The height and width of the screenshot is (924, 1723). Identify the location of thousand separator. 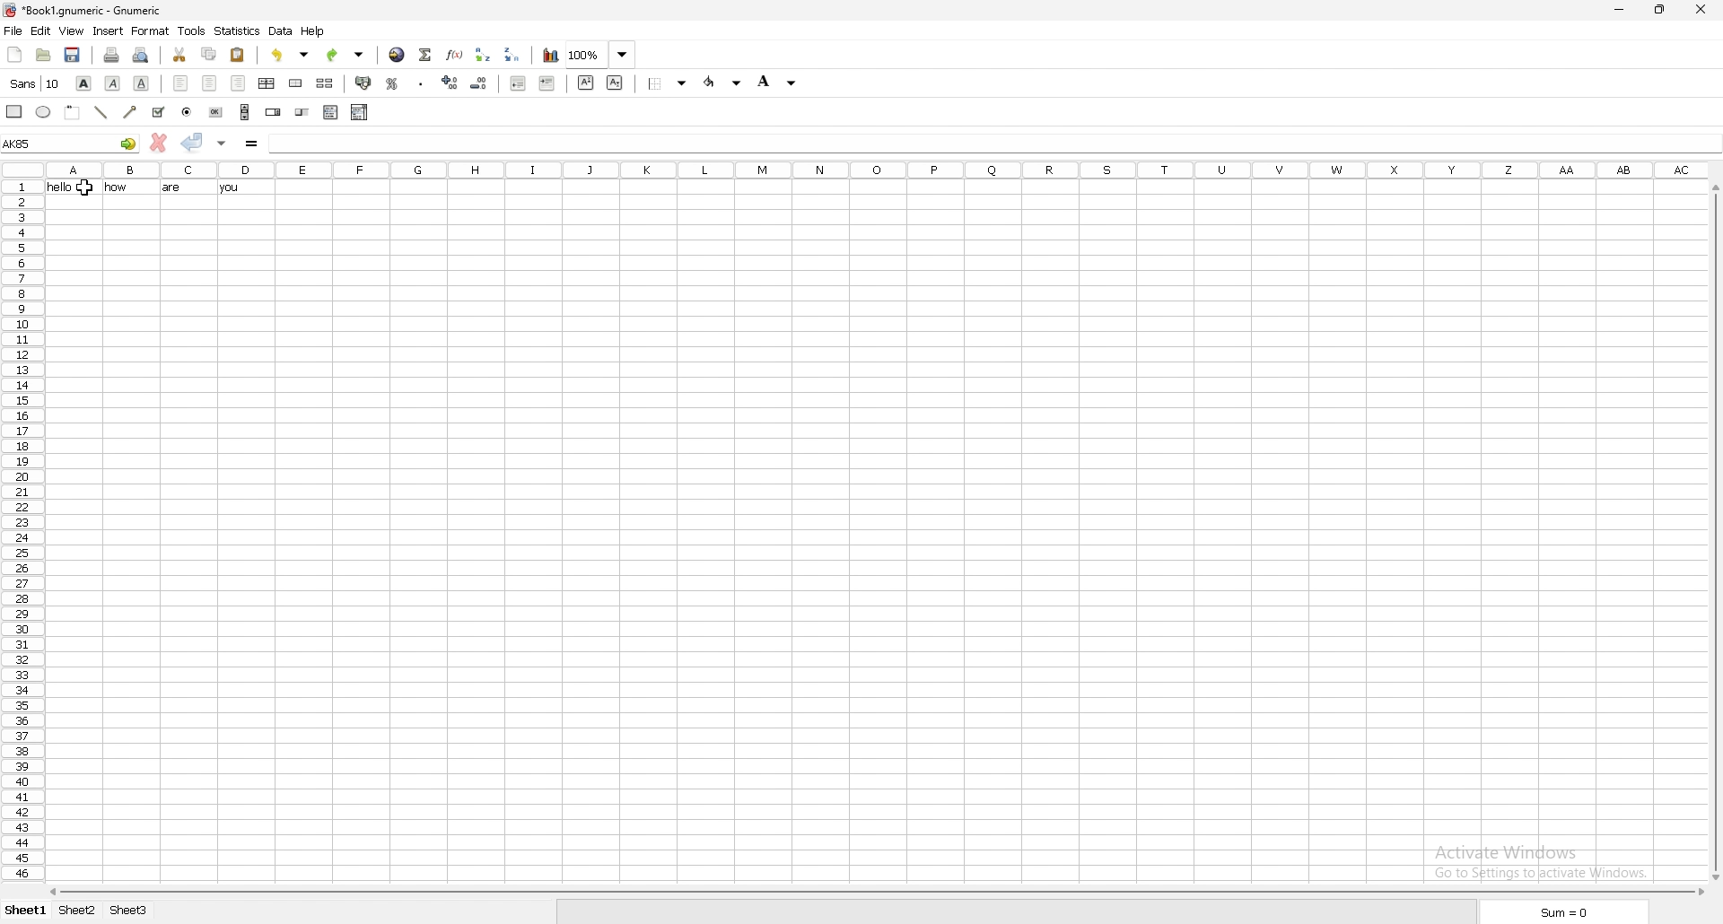
(420, 83).